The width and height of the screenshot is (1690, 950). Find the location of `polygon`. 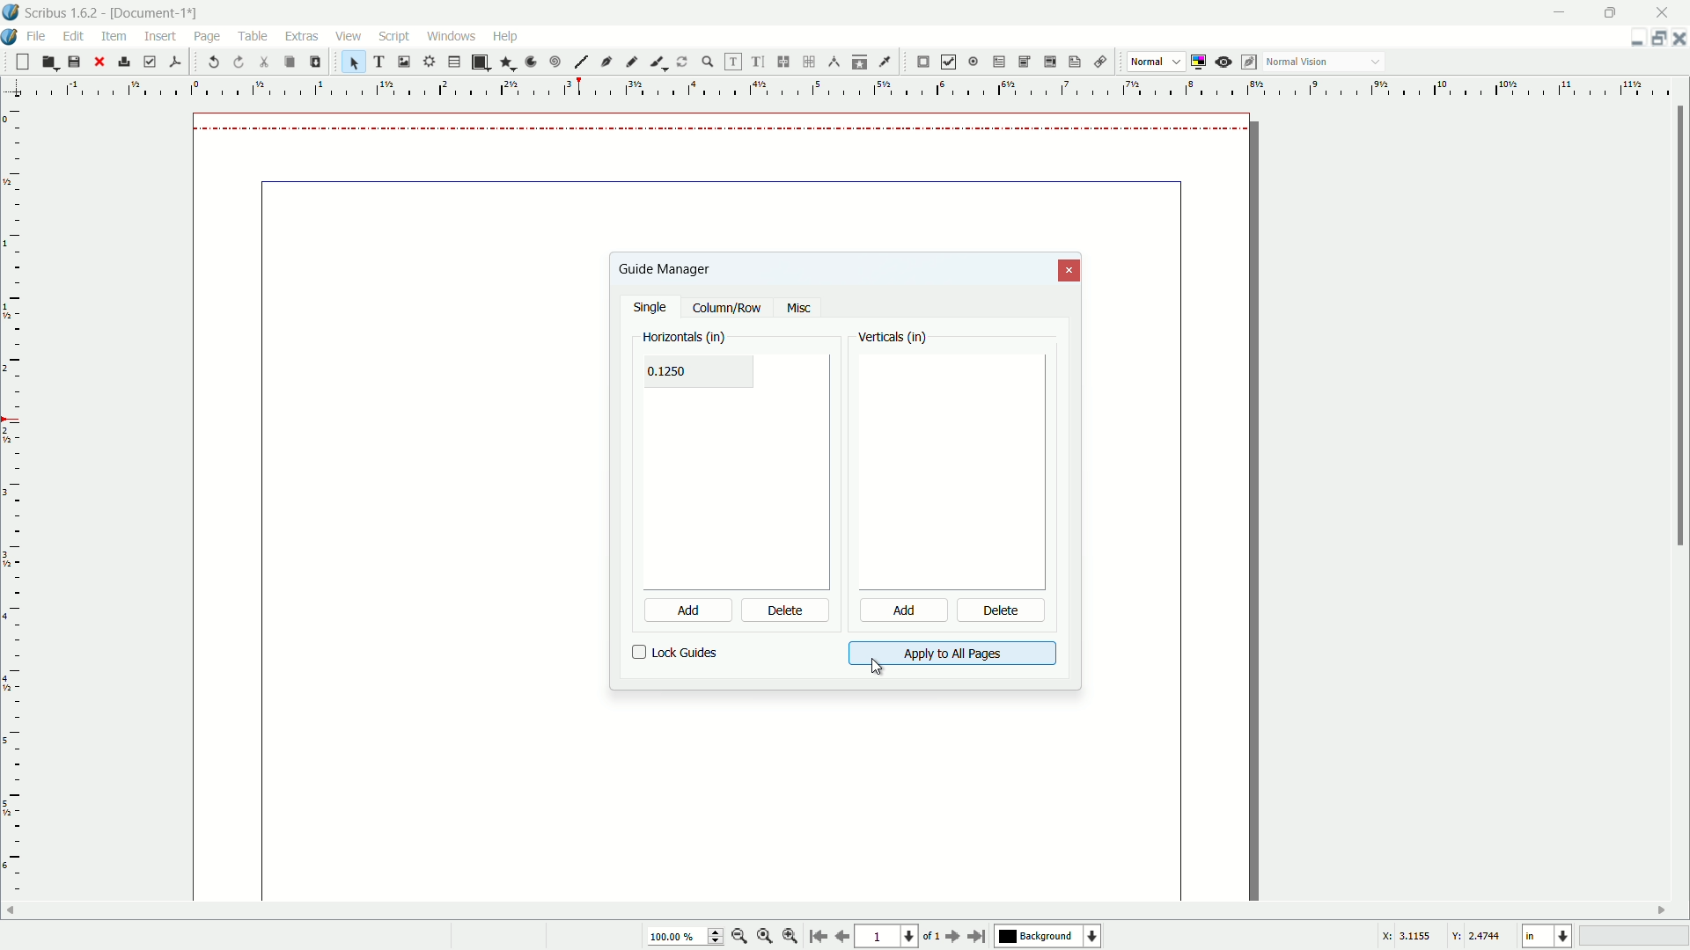

polygon is located at coordinates (507, 63).